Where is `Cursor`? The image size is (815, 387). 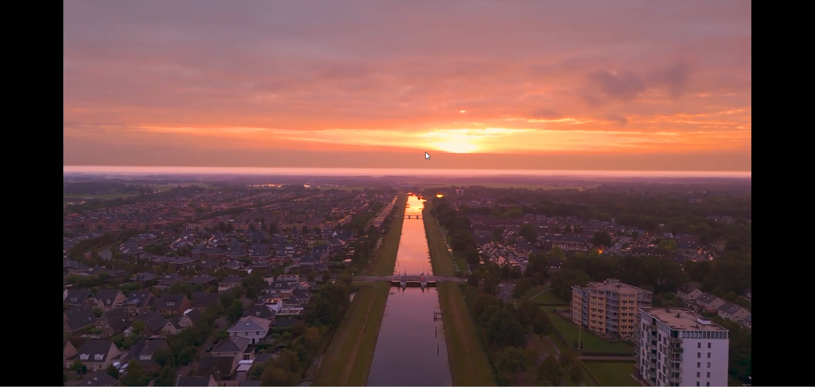 Cursor is located at coordinates (427, 157).